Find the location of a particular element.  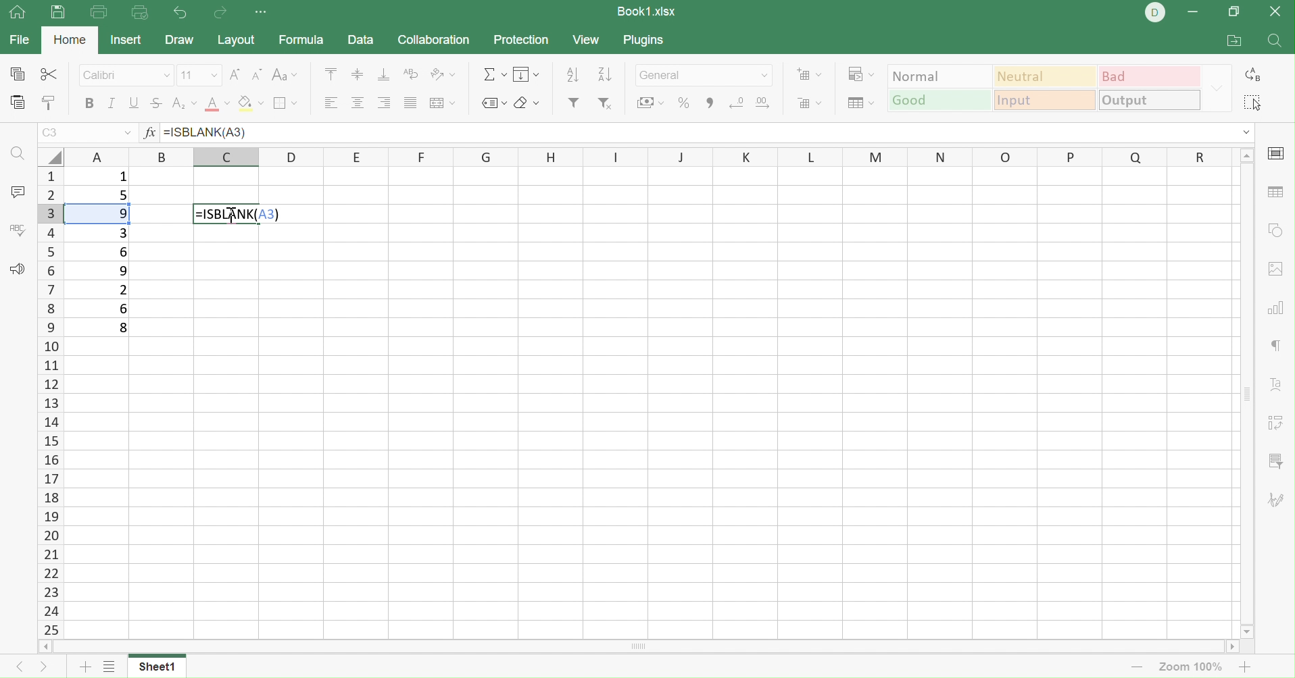

File is located at coordinates (20, 40).